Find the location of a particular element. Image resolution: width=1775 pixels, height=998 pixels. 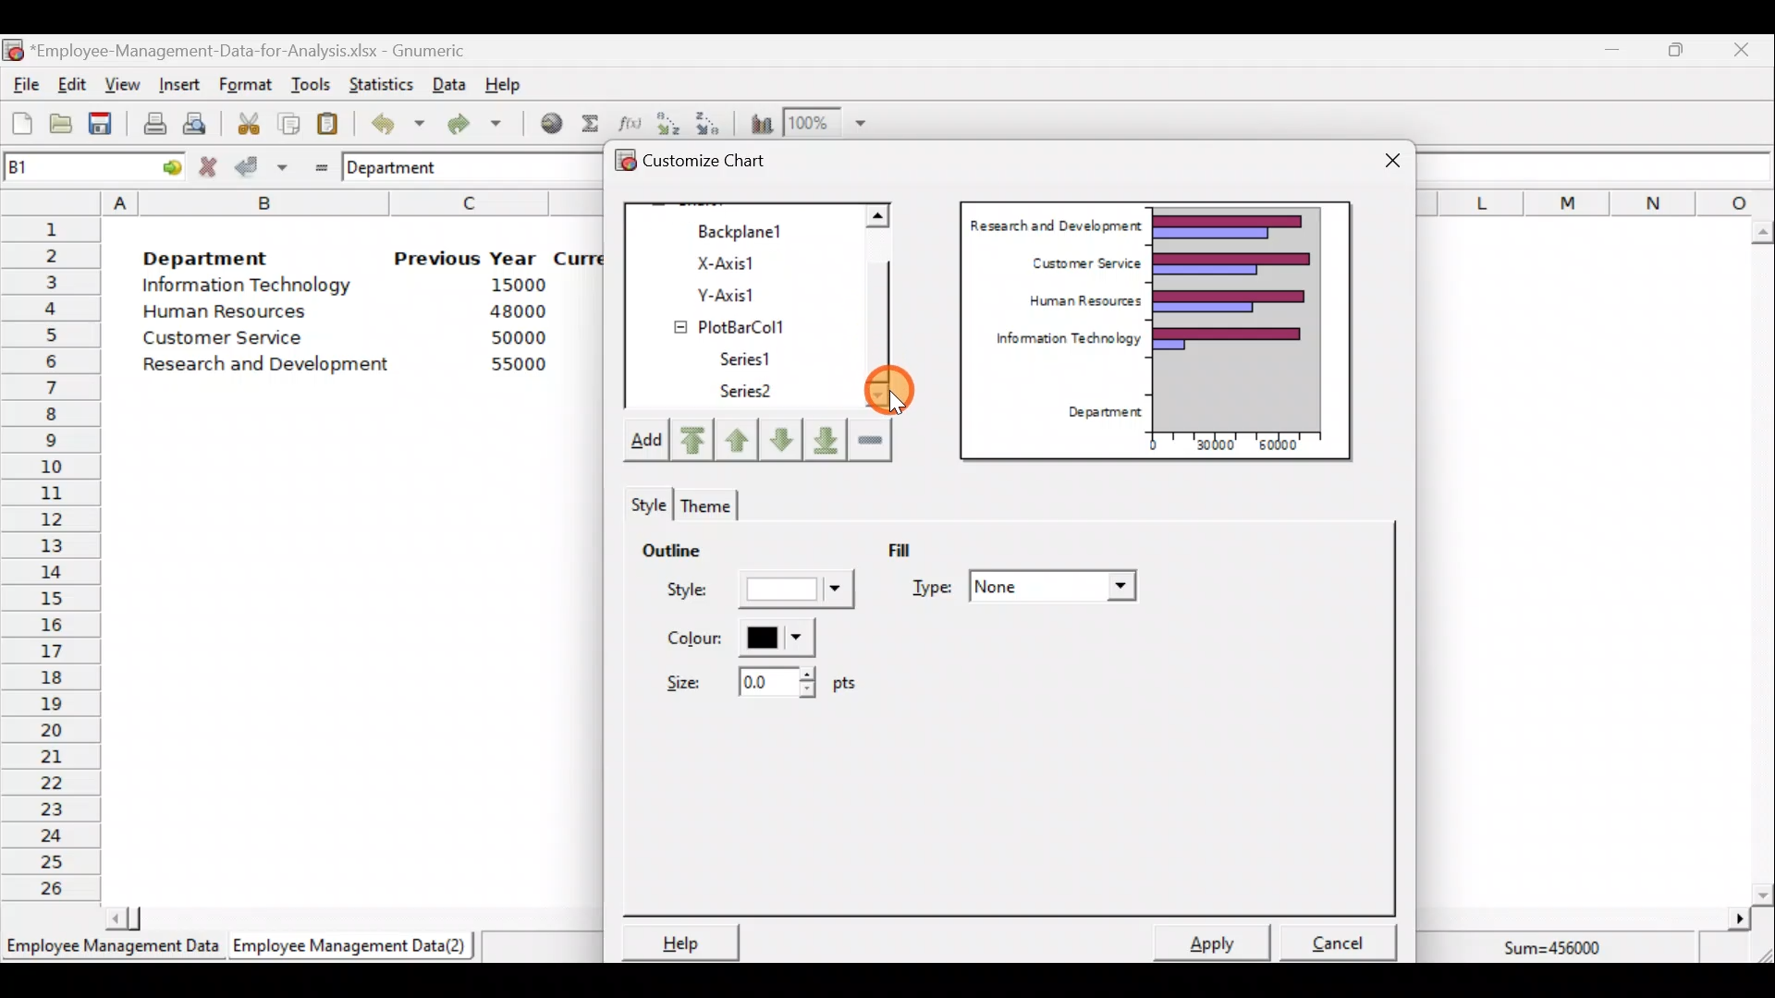

Save the current workbook is located at coordinates (106, 127).